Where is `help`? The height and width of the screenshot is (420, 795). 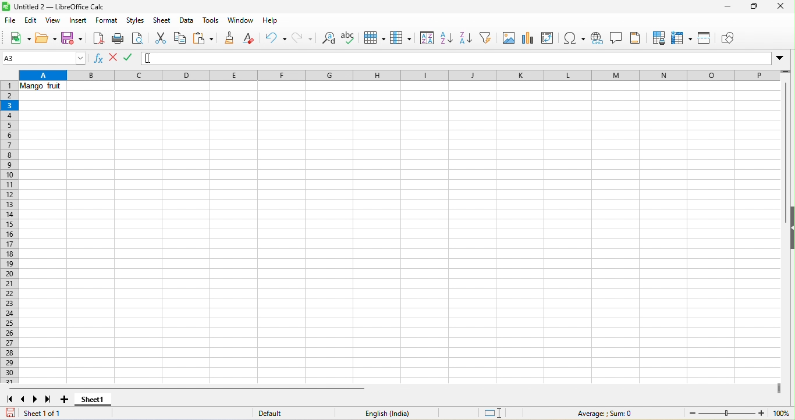
help is located at coordinates (271, 23).